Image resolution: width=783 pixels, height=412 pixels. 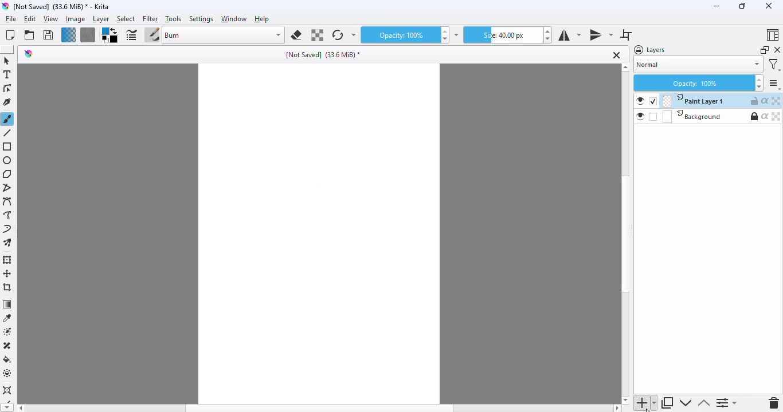 What do you see at coordinates (29, 53) in the screenshot?
I see `logo` at bounding box center [29, 53].